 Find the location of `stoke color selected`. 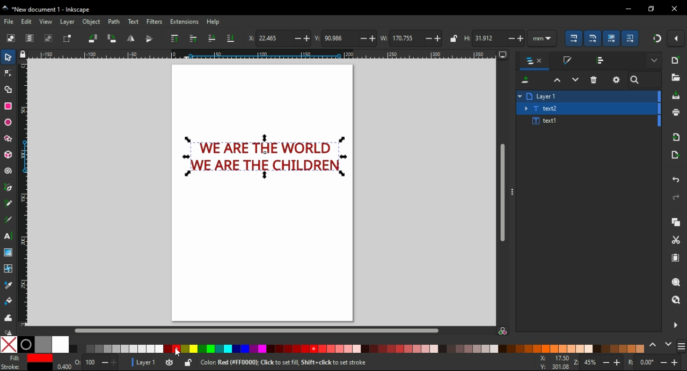

stoke color selected is located at coordinates (26, 367).